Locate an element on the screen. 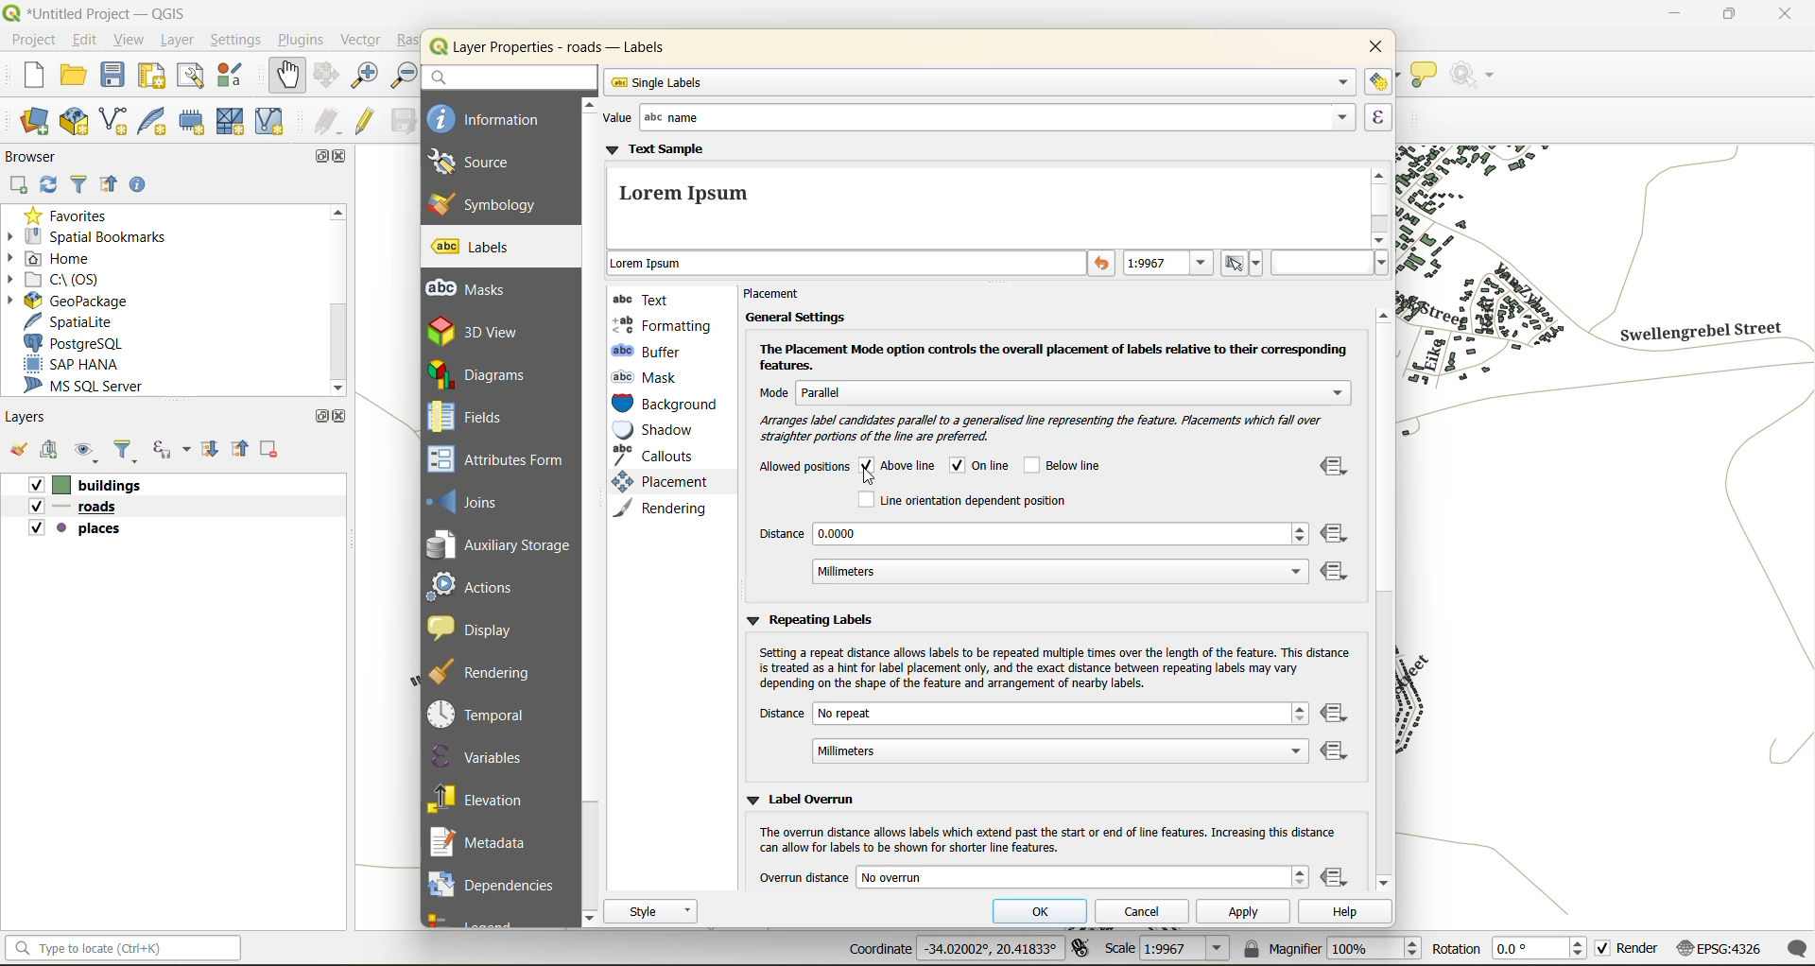  distance is located at coordinates (1032, 734).